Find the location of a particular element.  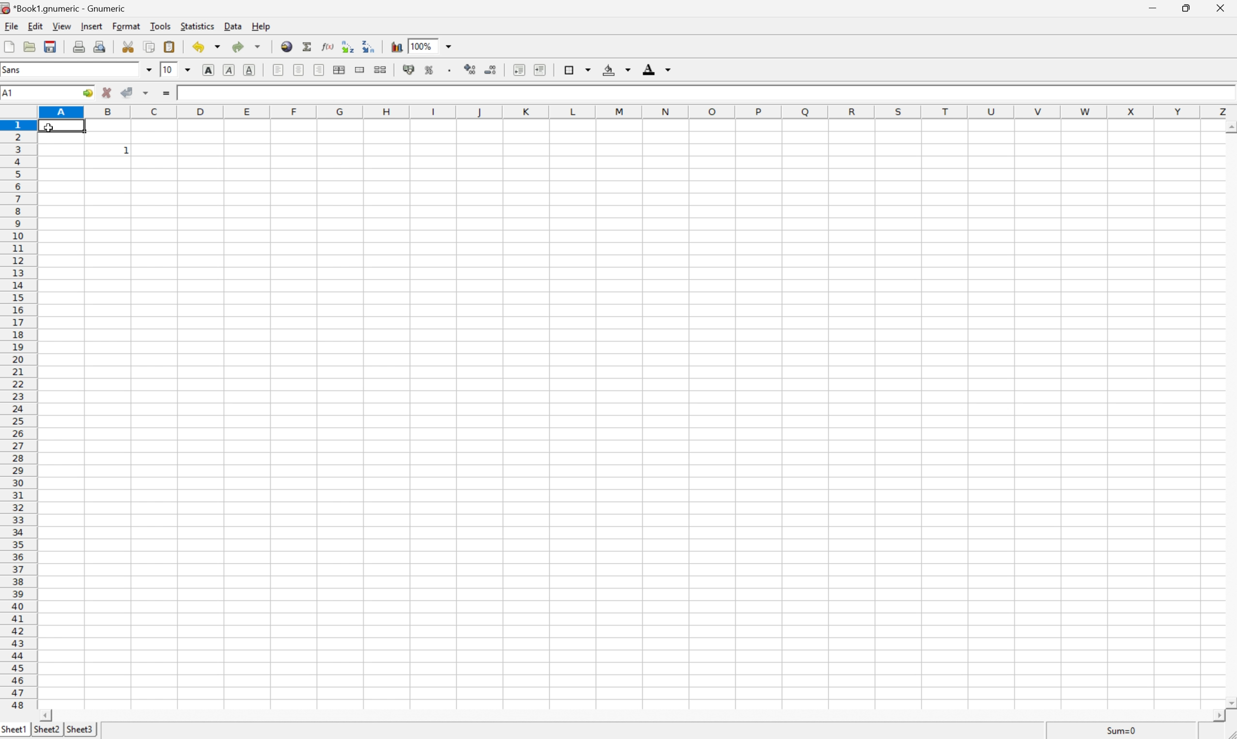

sum in current cell is located at coordinates (307, 47).